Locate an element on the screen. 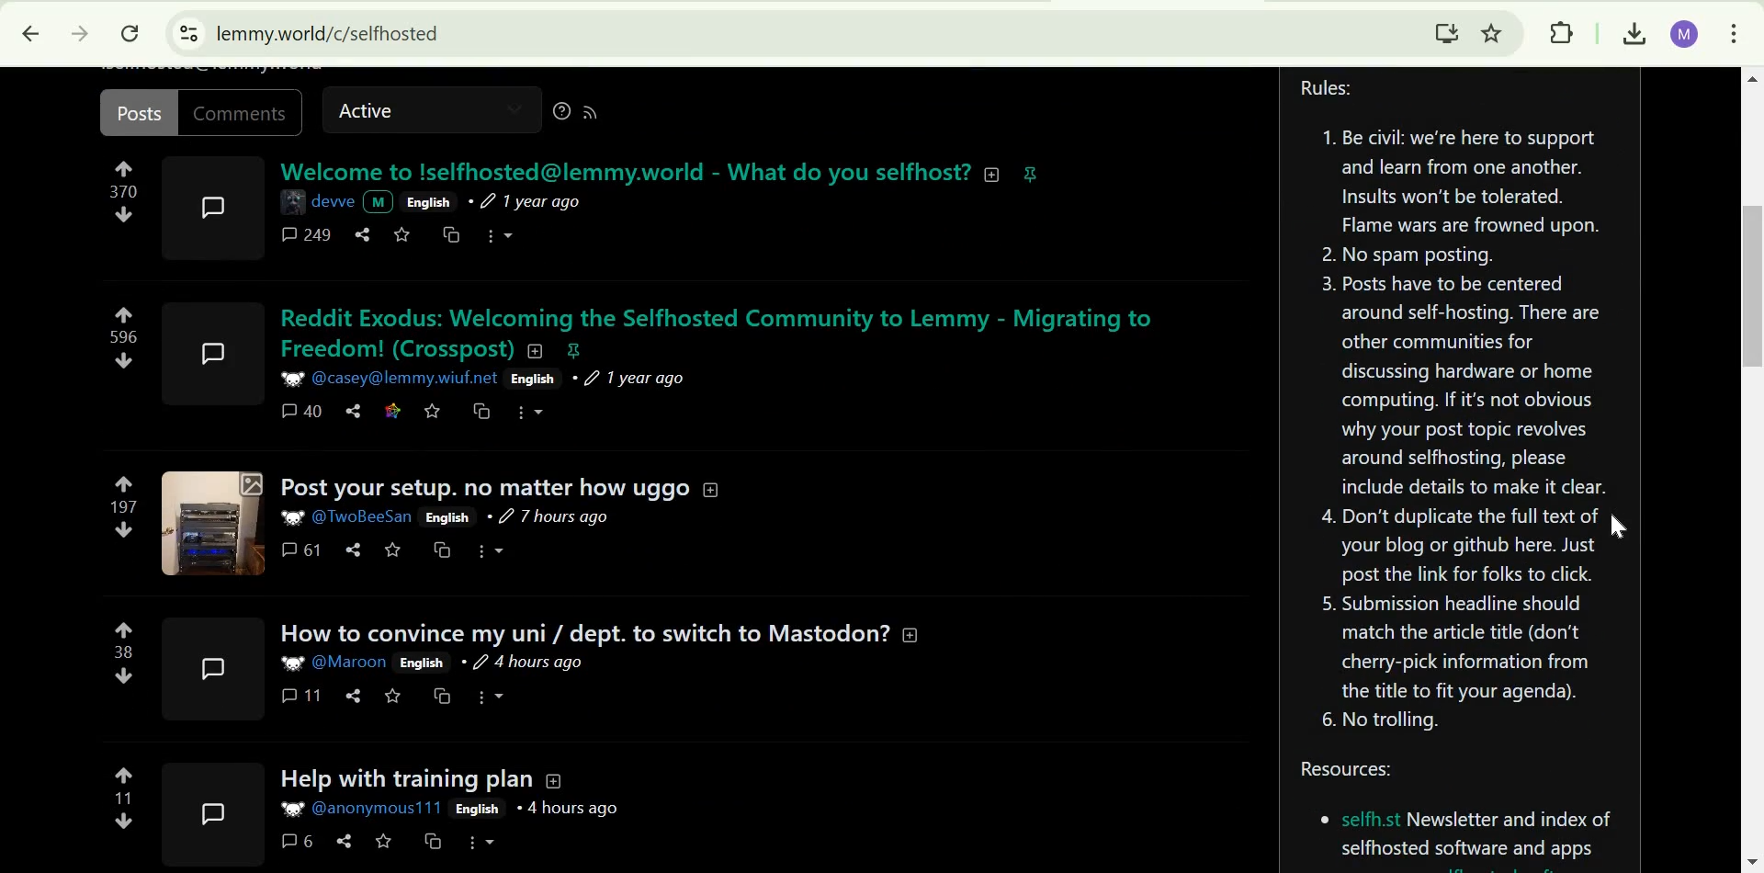 The image size is (1764, 873). link is located at coordinates (394, 410).